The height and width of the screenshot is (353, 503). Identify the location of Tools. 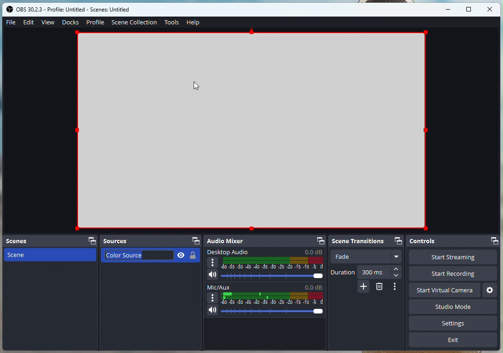
(172, 23).